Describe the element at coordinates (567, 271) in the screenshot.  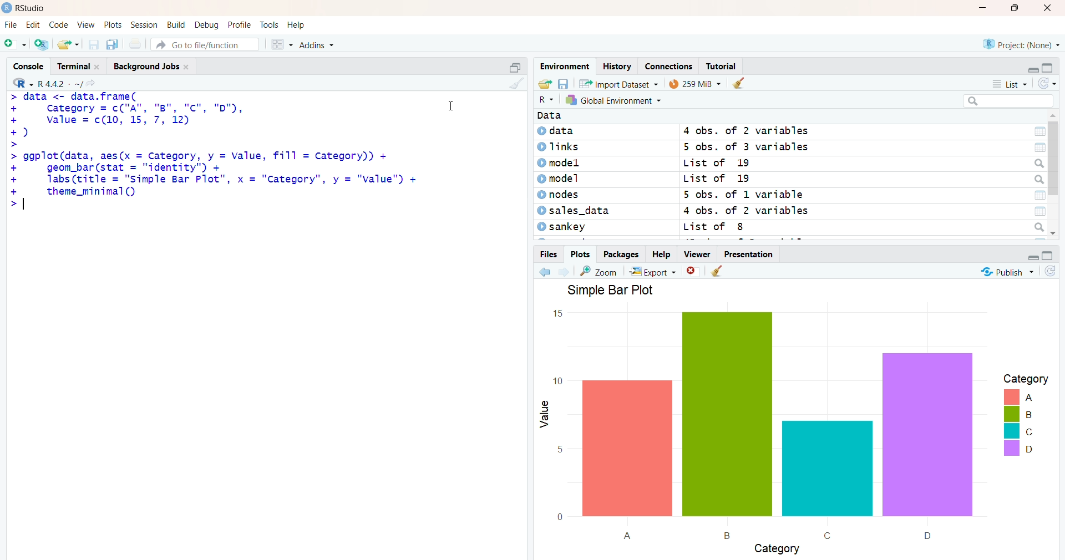
I see `Next plot` at that location.